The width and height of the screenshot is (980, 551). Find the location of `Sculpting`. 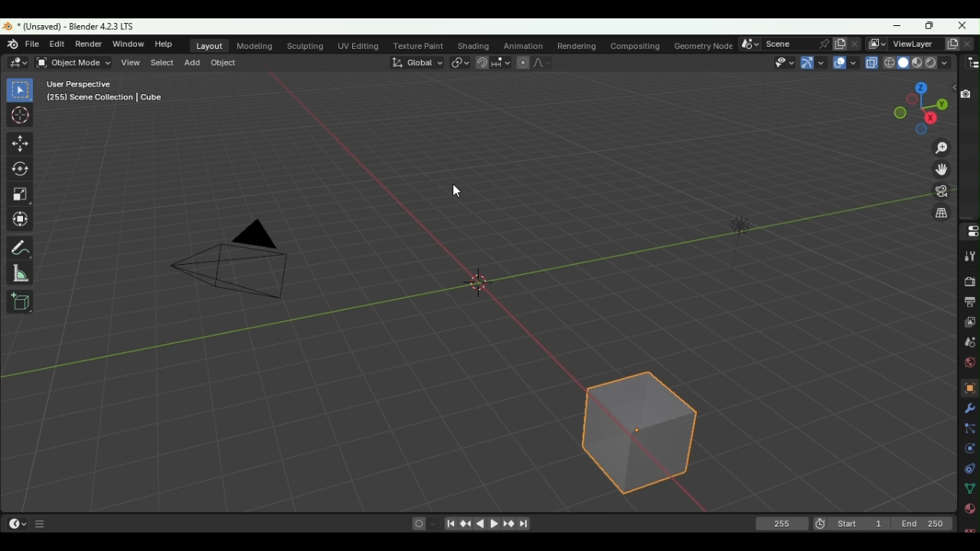

Sculpting is located at coordinates (308, 46).